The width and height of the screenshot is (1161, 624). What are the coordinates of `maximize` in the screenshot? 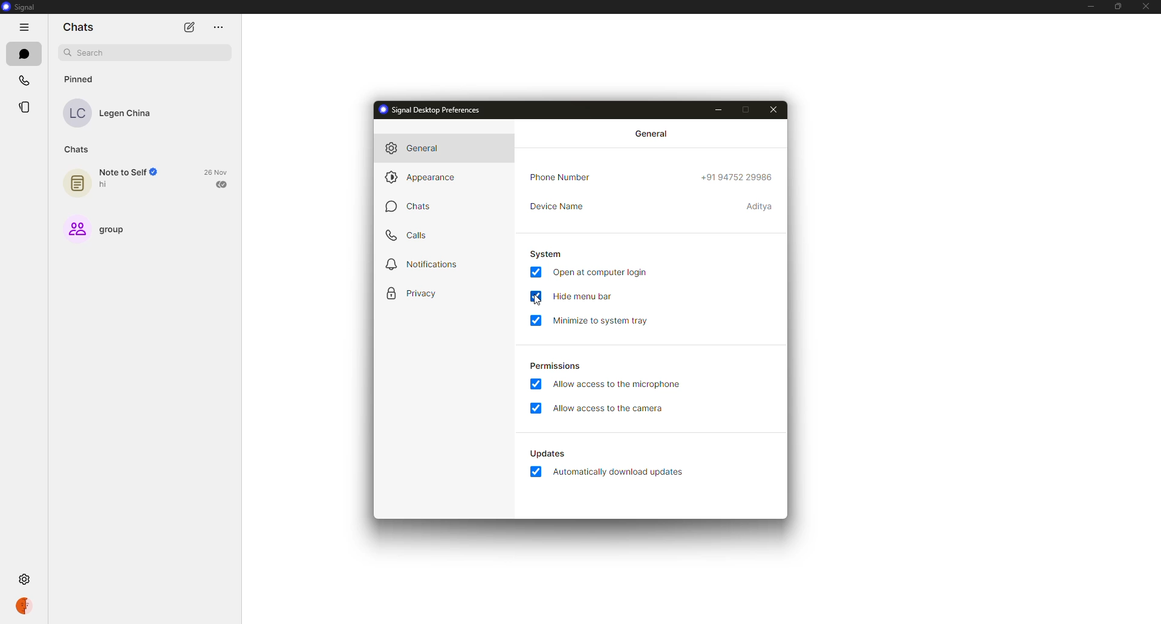 It's located at (745, 109).